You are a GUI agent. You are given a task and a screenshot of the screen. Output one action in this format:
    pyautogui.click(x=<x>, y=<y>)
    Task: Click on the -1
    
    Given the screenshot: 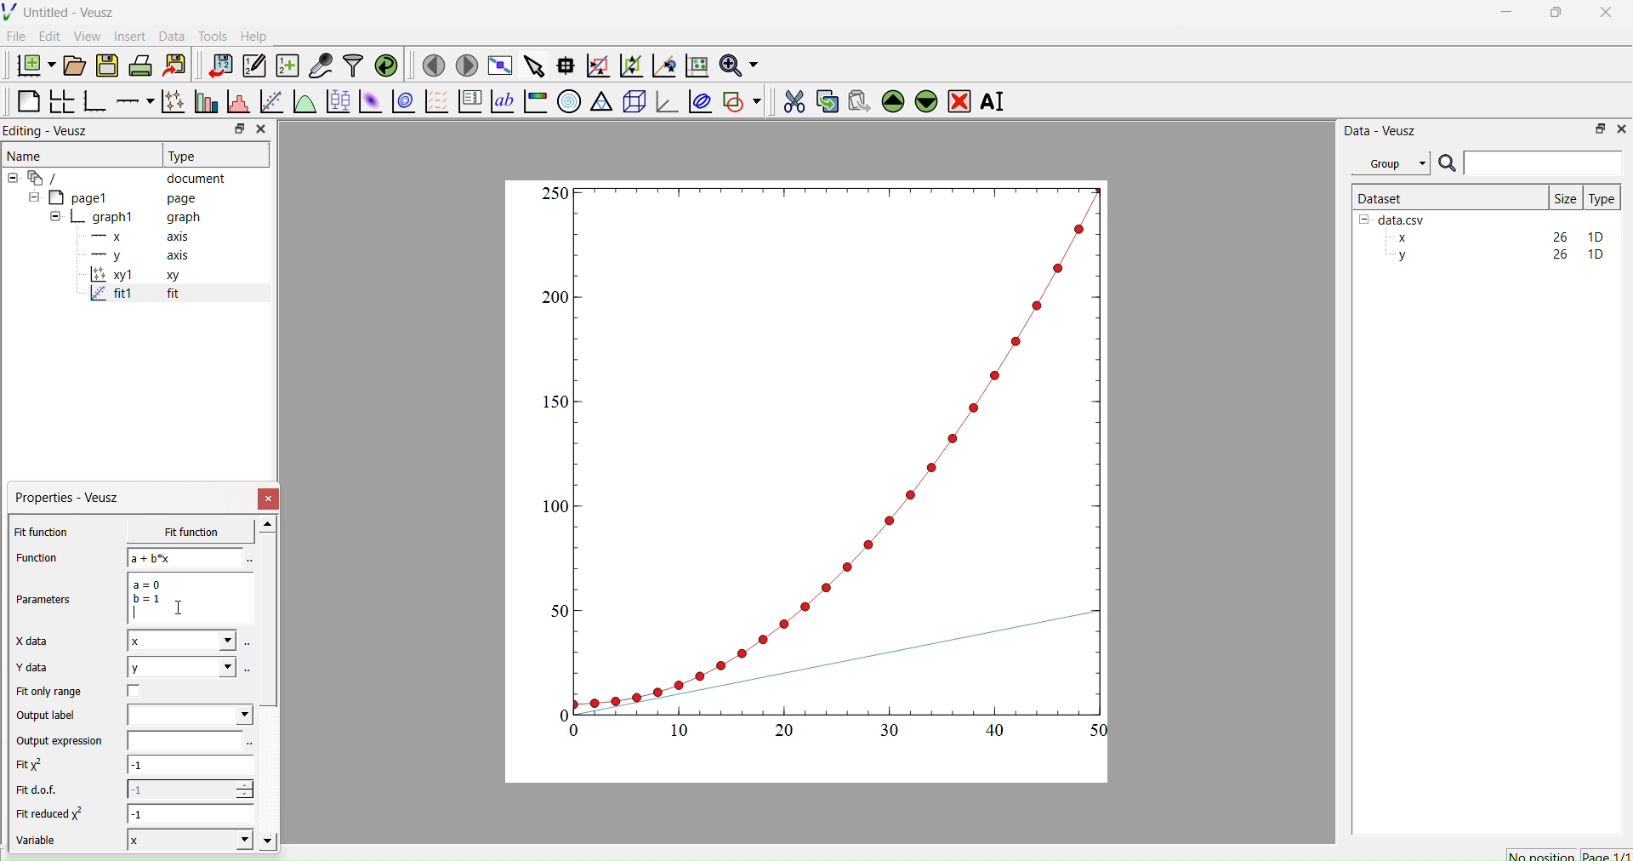 What is the action you would take?
    pyautogui.click(x=192, y=813)
    